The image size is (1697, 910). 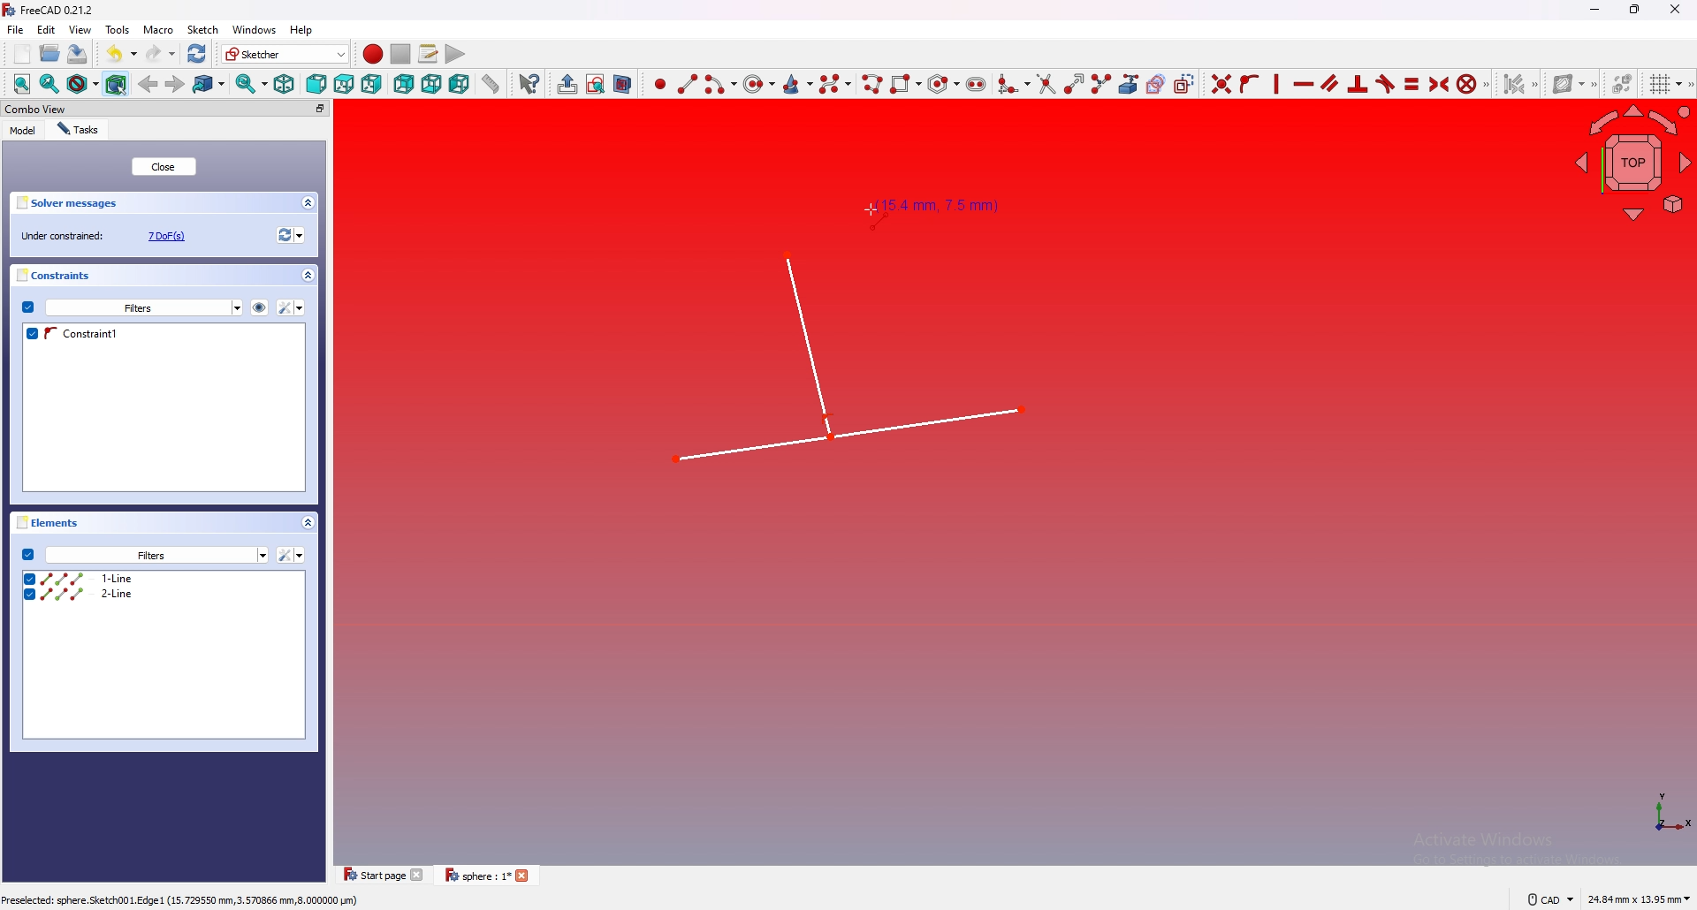 What do you see at coordinates (1218, 83) in the screenshot?
I see `Constrain coincident` at bounding box center [1218, 83].